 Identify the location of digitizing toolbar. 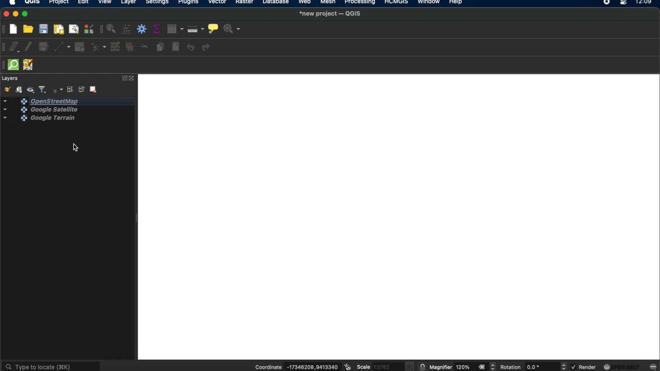
(4, 47).